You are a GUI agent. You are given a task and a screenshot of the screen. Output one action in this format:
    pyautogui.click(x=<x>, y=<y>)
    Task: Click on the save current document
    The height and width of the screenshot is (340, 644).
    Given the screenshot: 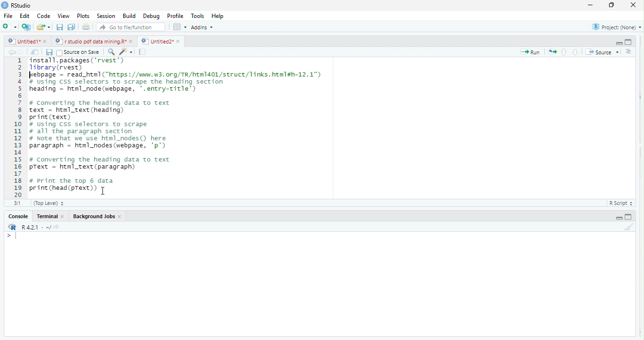 What is the action you would take?
    pyautogui.click(x=59, y=27)
    